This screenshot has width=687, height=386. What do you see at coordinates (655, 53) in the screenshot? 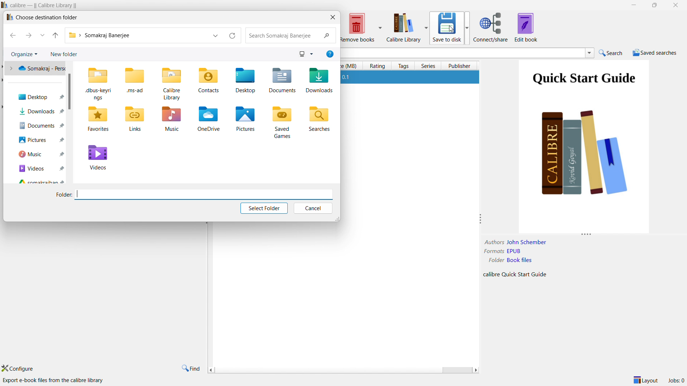
I see `saved searches` at bounding box center [655, 53].